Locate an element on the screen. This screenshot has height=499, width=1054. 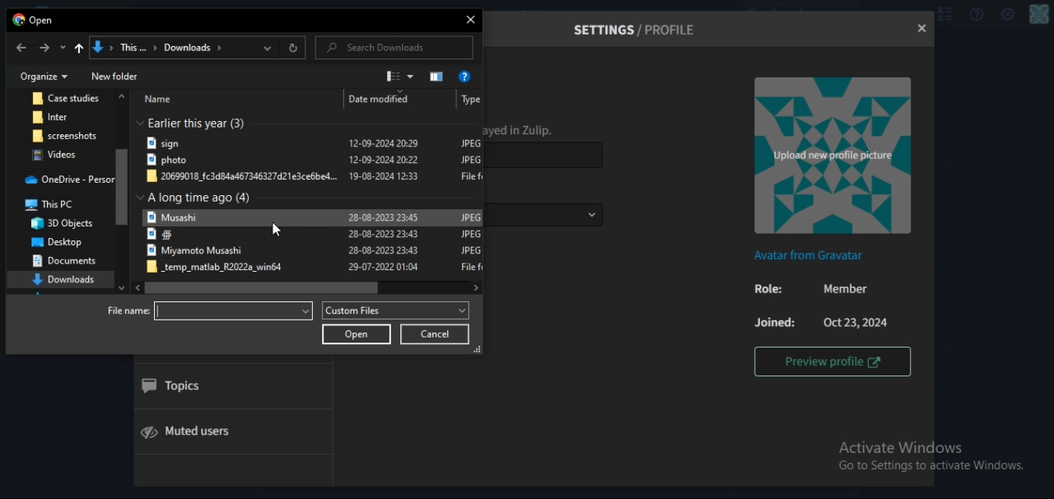
onedrive is located at coordinates (69, 180).